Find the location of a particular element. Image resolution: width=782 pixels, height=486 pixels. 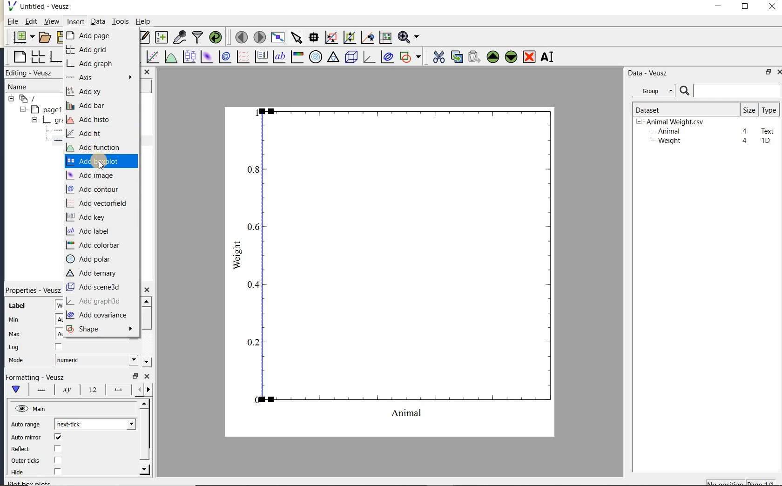

graph1 is located at coordinates (41, 121).